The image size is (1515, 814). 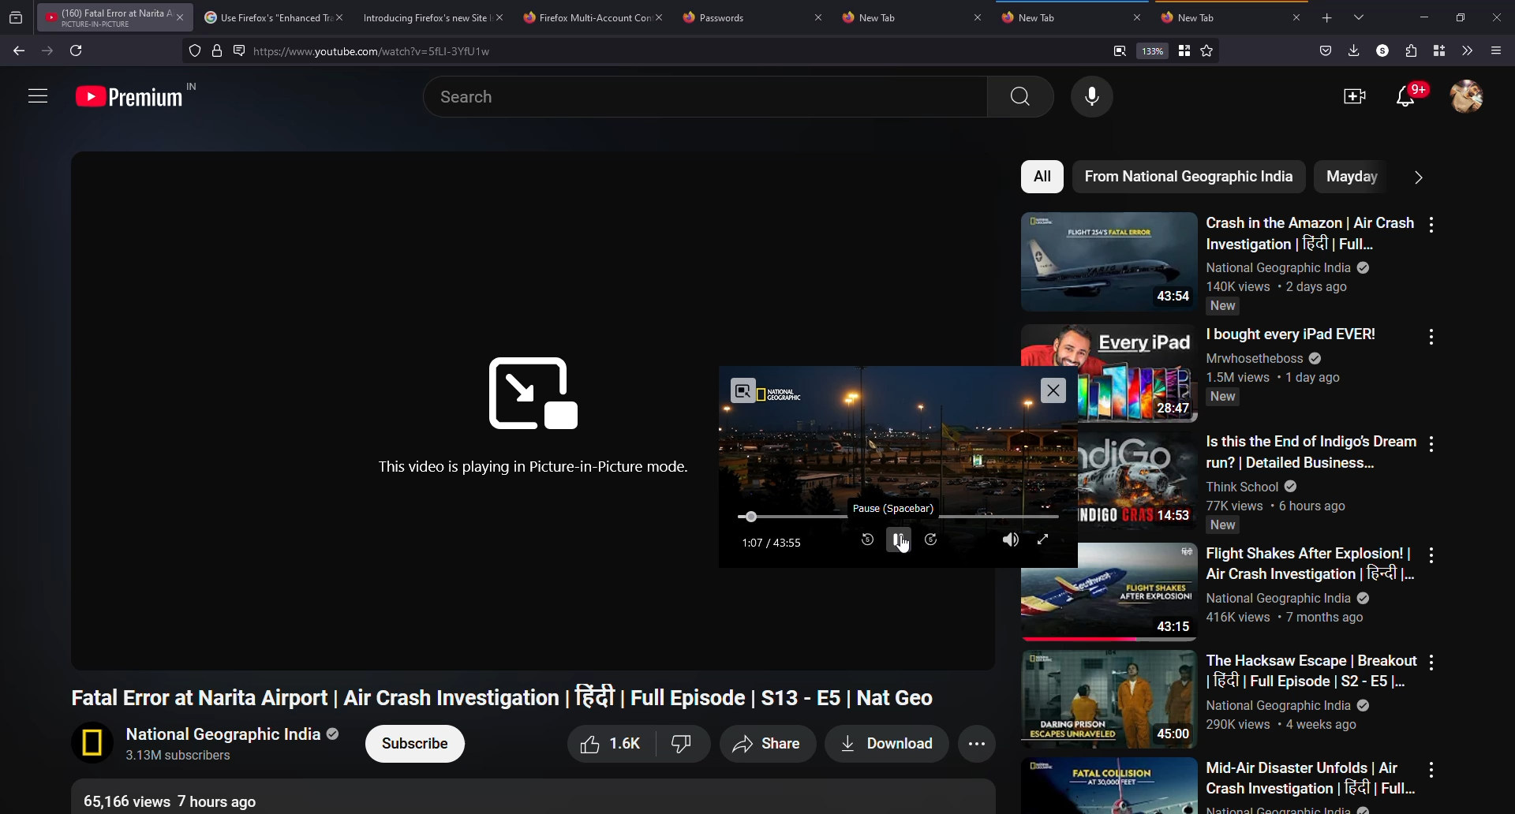 I want to click on close, so click(x=1135, y=17).